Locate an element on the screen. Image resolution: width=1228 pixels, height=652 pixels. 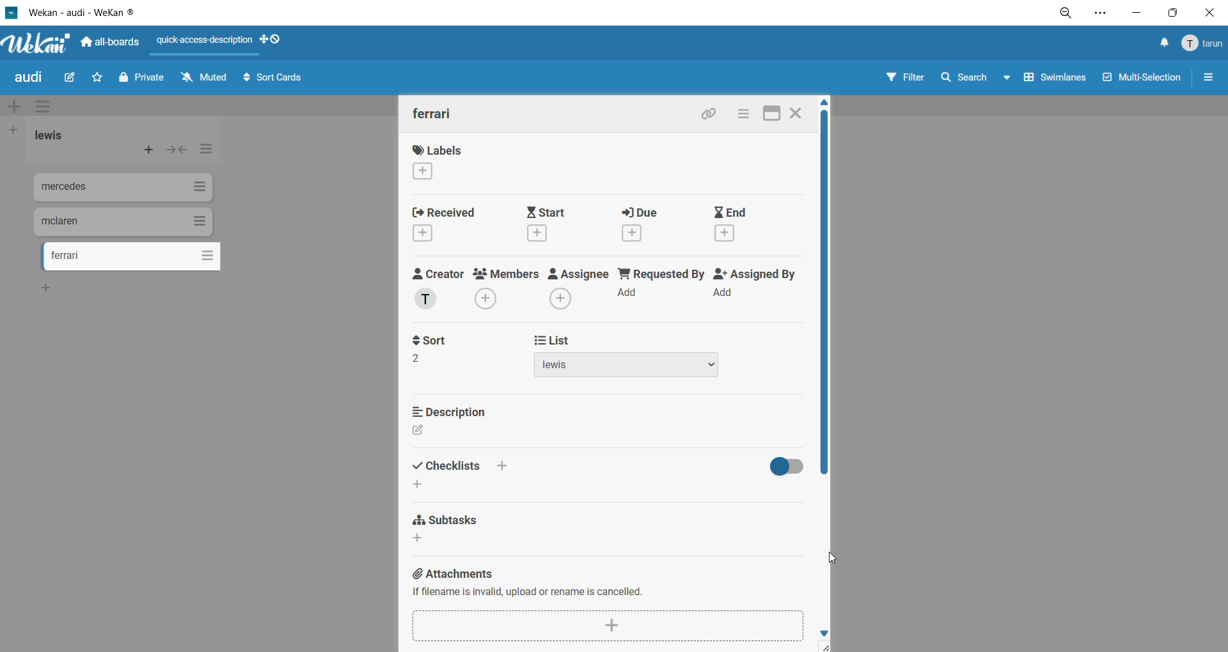
swimlanes is located at coordinates (1052, 82).